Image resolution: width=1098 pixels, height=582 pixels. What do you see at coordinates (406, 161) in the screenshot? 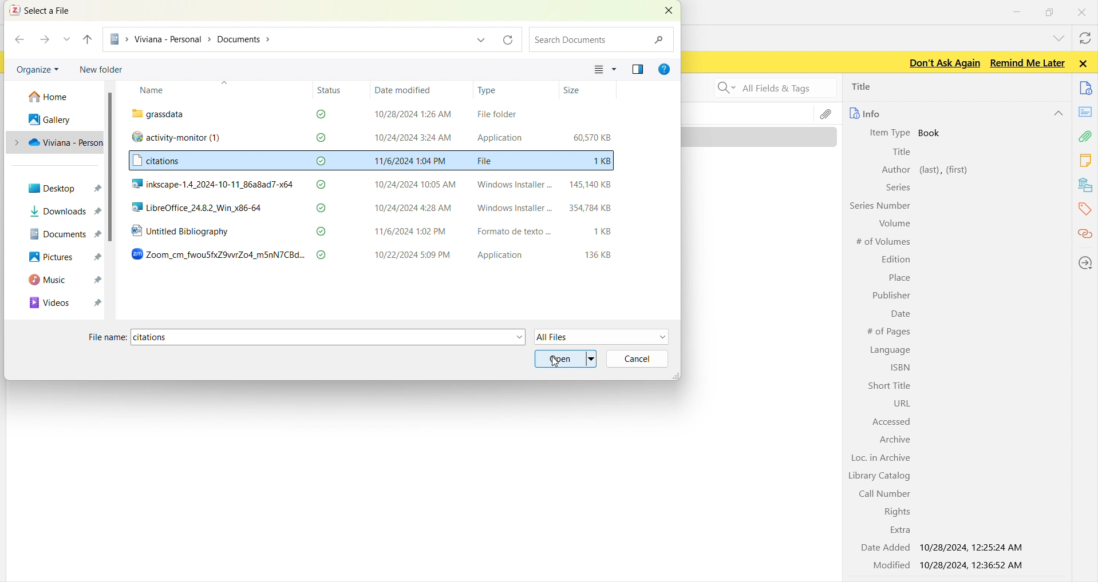
I see `11/6/2024 1:04 PM` at bounding box center [406, 161].